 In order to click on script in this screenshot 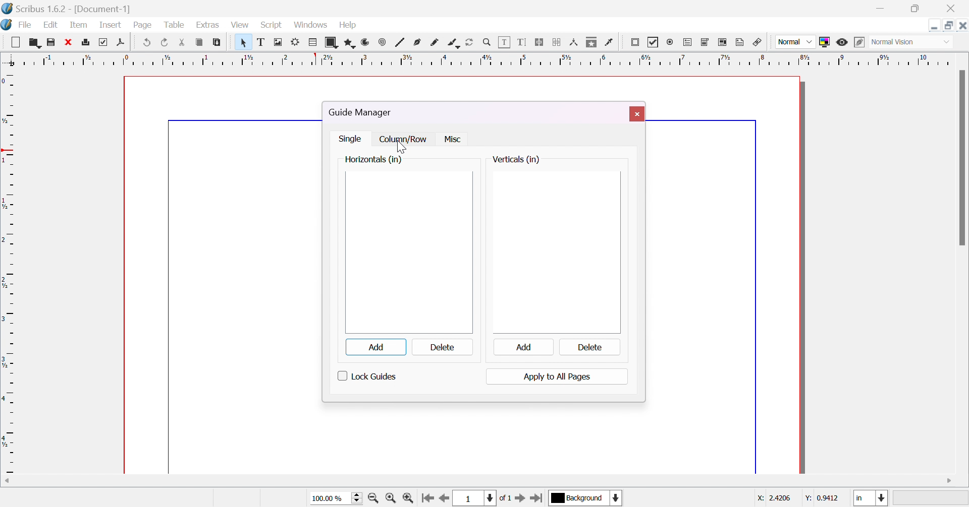, I will do `click(271, 25)`.